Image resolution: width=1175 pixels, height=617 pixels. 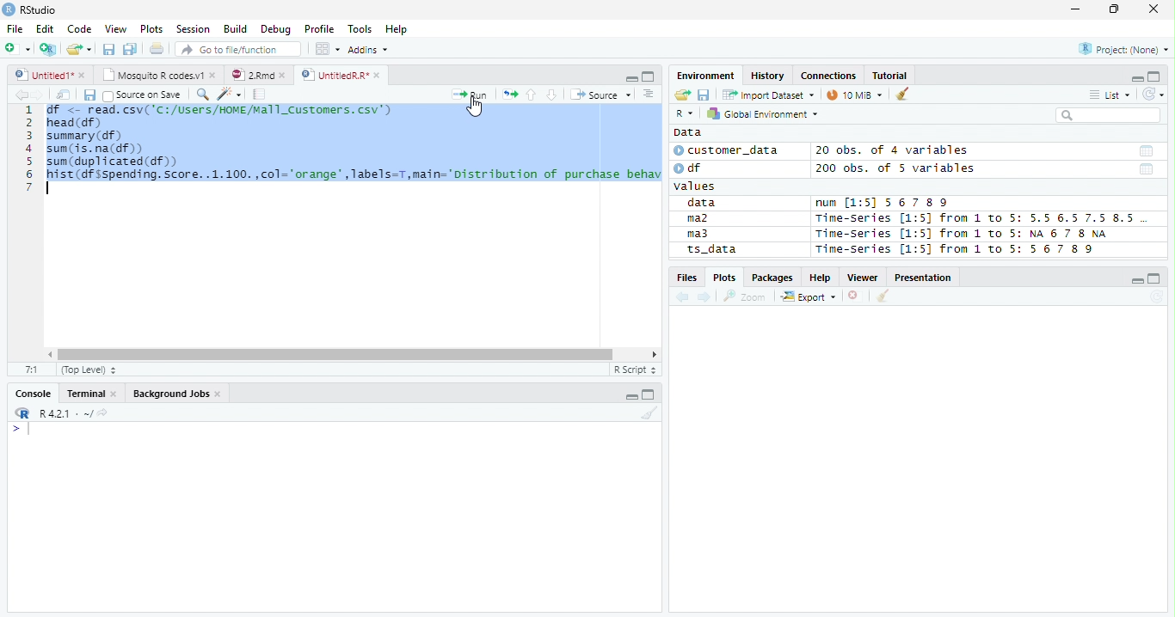 What do you see at coordinates (702, 220) in the screenshot?
I see `ma2` at bounding box center [702, 220].